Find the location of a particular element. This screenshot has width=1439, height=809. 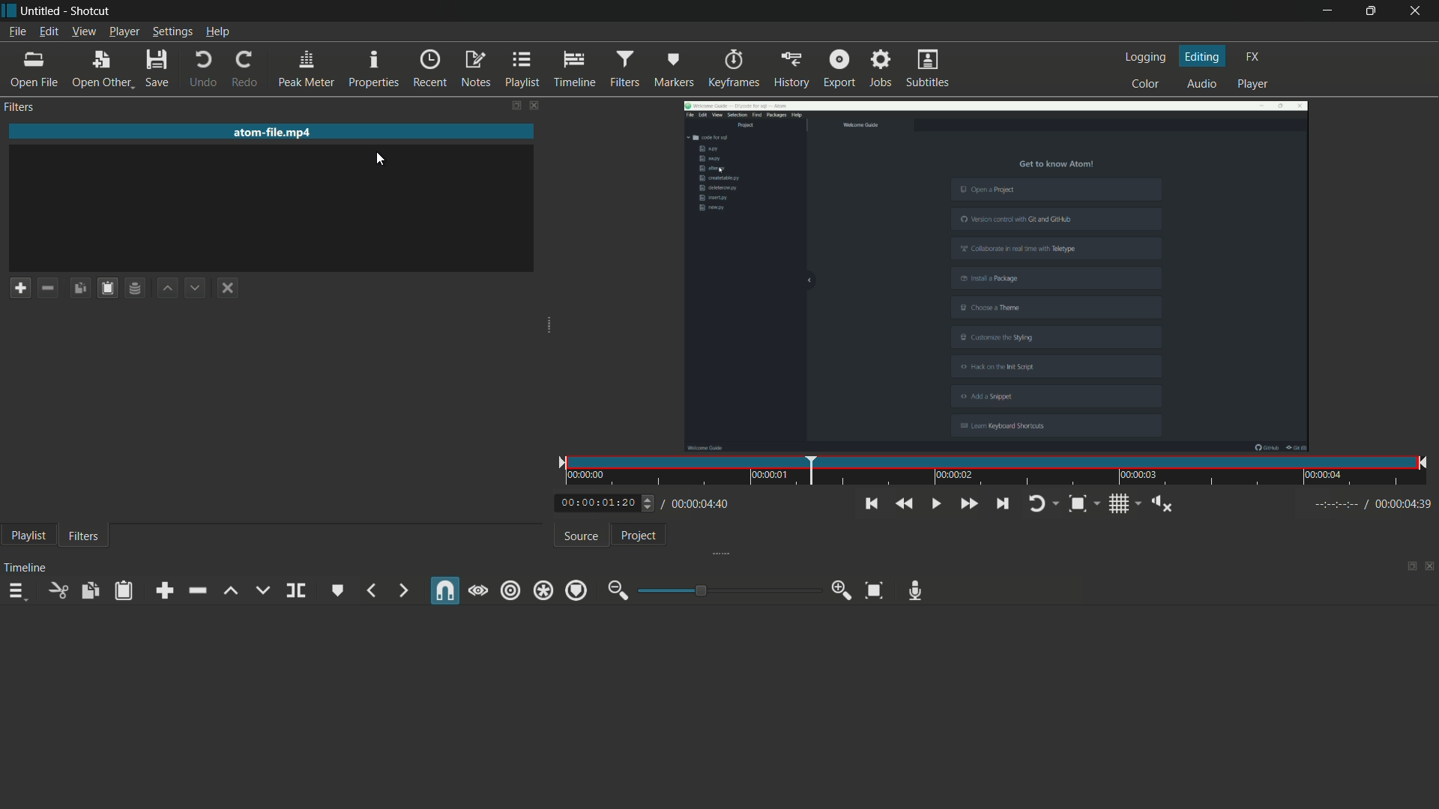

show volume control is located at coordinates (1164, 503).